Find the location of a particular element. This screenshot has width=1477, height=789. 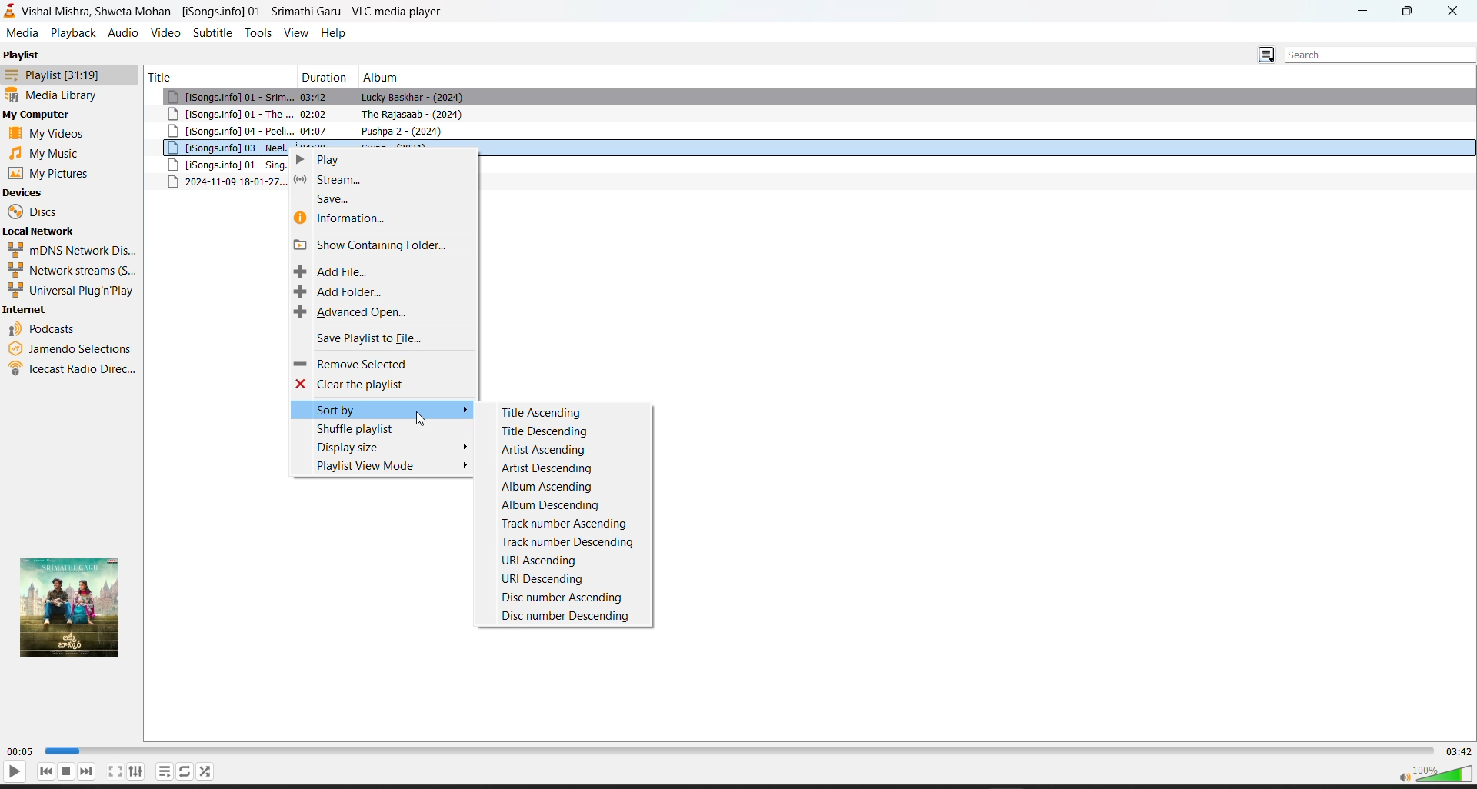

change playlist view is located at coordinates (1267, 55).